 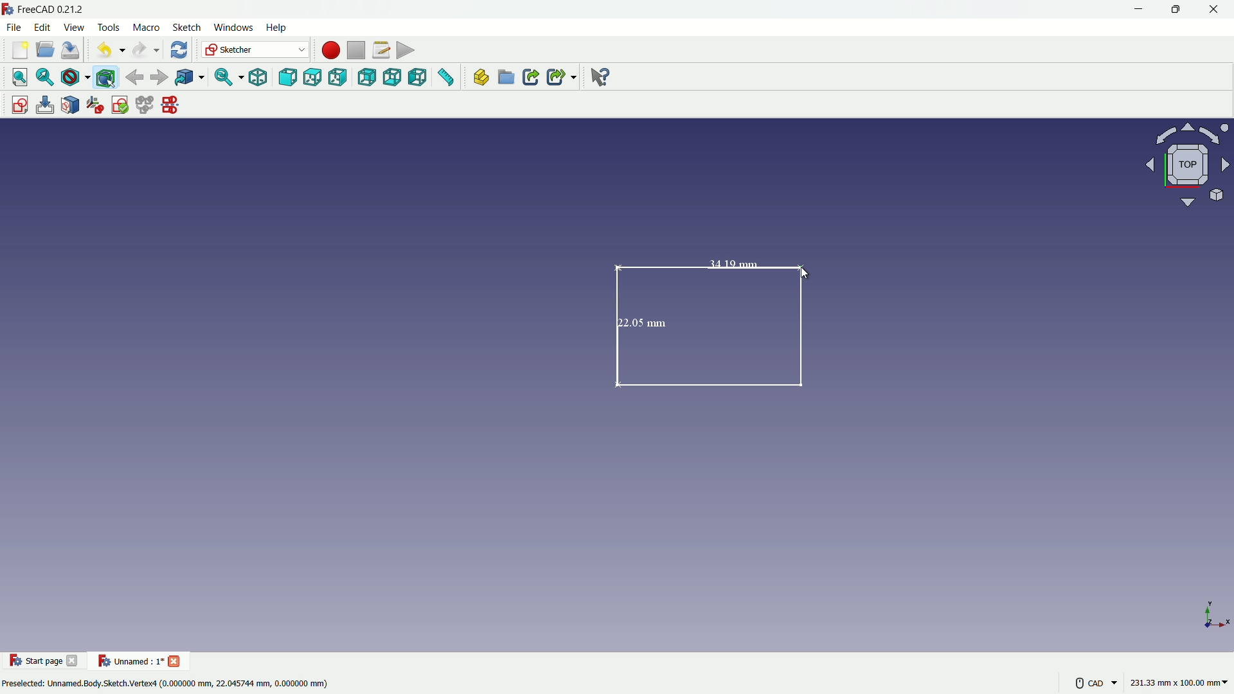 What do you see at coordinates (1176, 684) in the screenshot?
I see `measuring unit` at bounding box center [1176, 684].